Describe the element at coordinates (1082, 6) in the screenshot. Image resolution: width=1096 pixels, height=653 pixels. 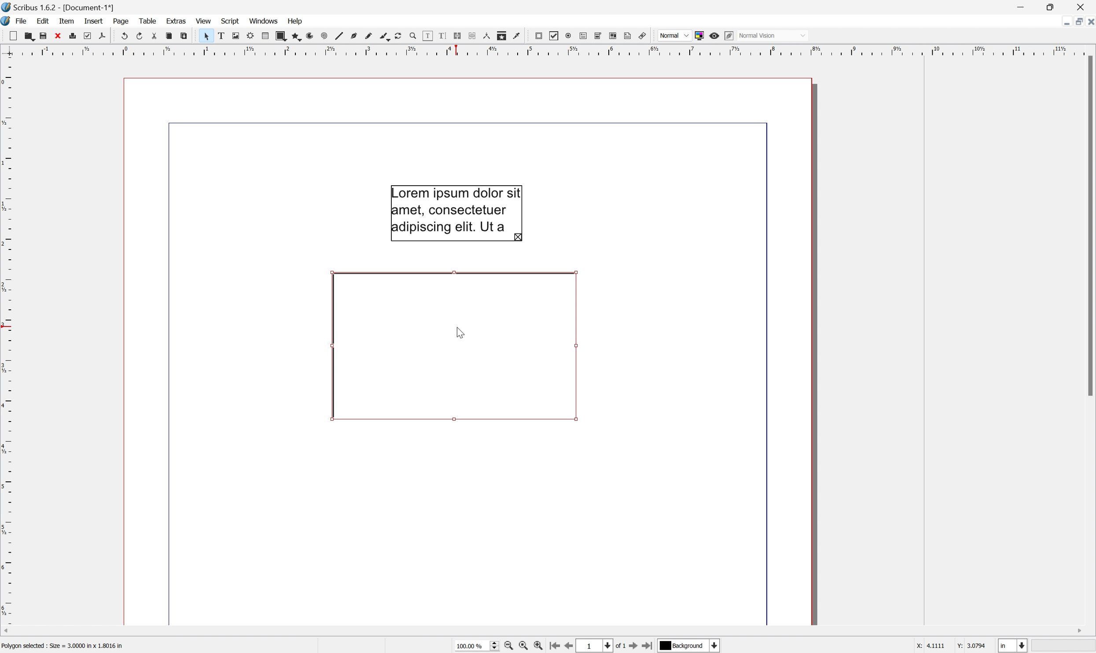
I see `Close` at that location.